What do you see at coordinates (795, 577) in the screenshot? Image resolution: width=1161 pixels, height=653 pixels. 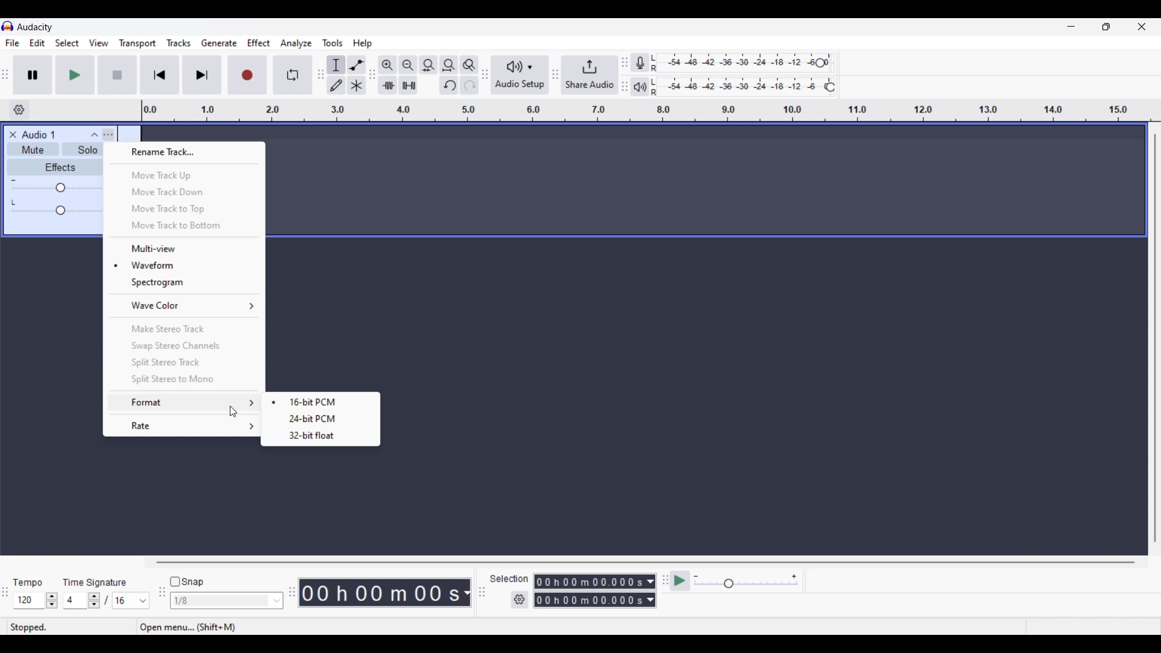 I see `Increase playback speed to maximum ` at bounding box center [795, 577].